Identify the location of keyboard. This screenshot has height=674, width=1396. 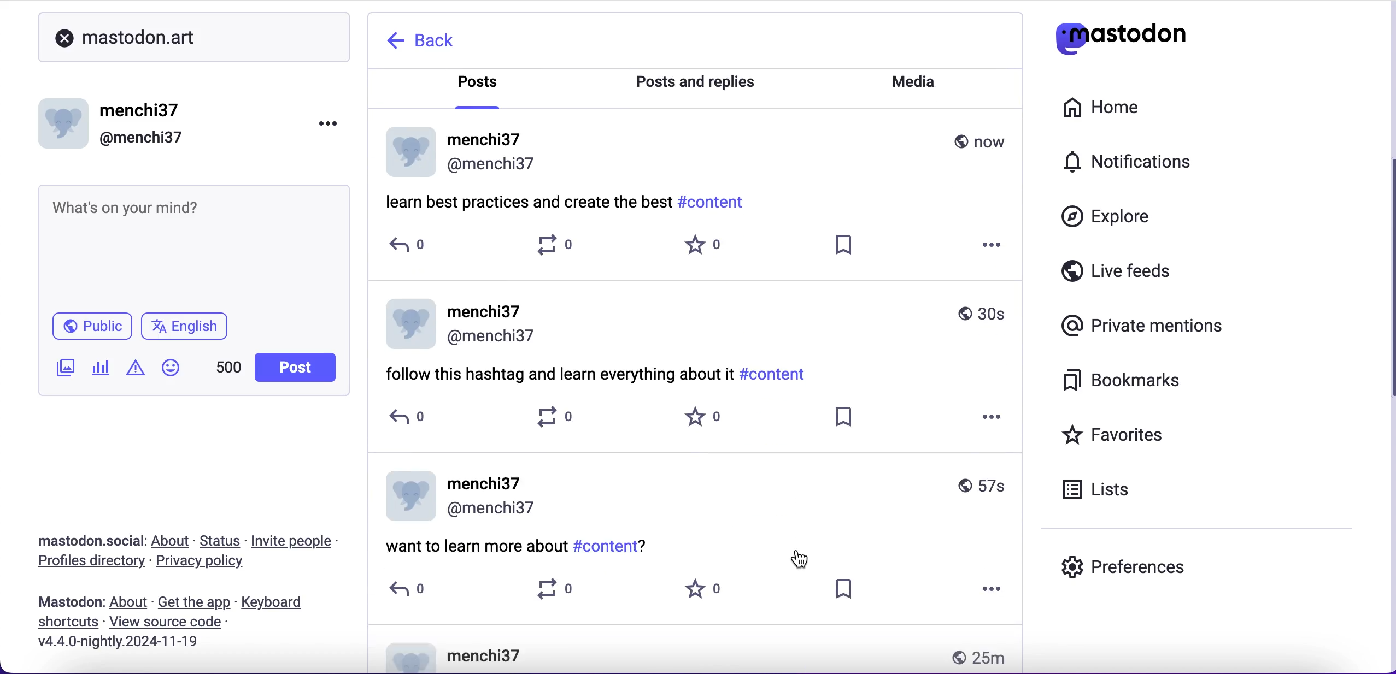
(275, 603).